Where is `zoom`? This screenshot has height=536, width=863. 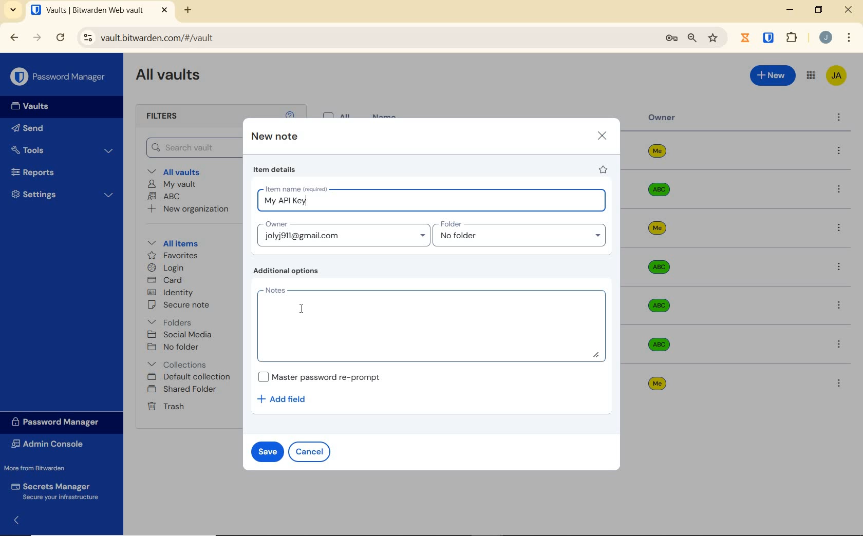 zoom is located at coordinates (691, 39).